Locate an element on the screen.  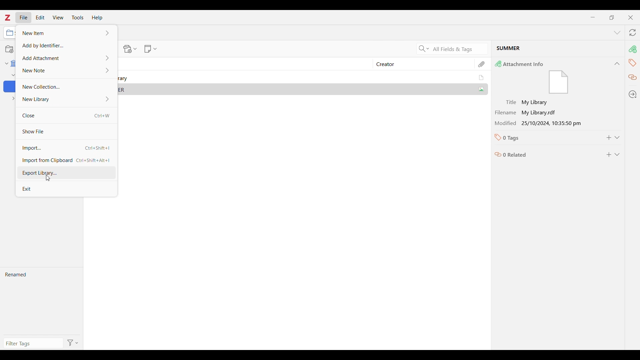
New note  is located at coordinates (150, 49).